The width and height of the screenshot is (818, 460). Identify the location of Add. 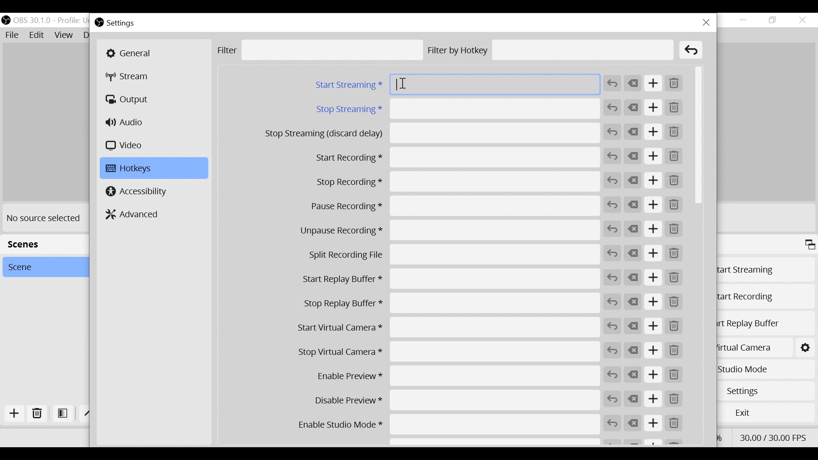
(654, 254).